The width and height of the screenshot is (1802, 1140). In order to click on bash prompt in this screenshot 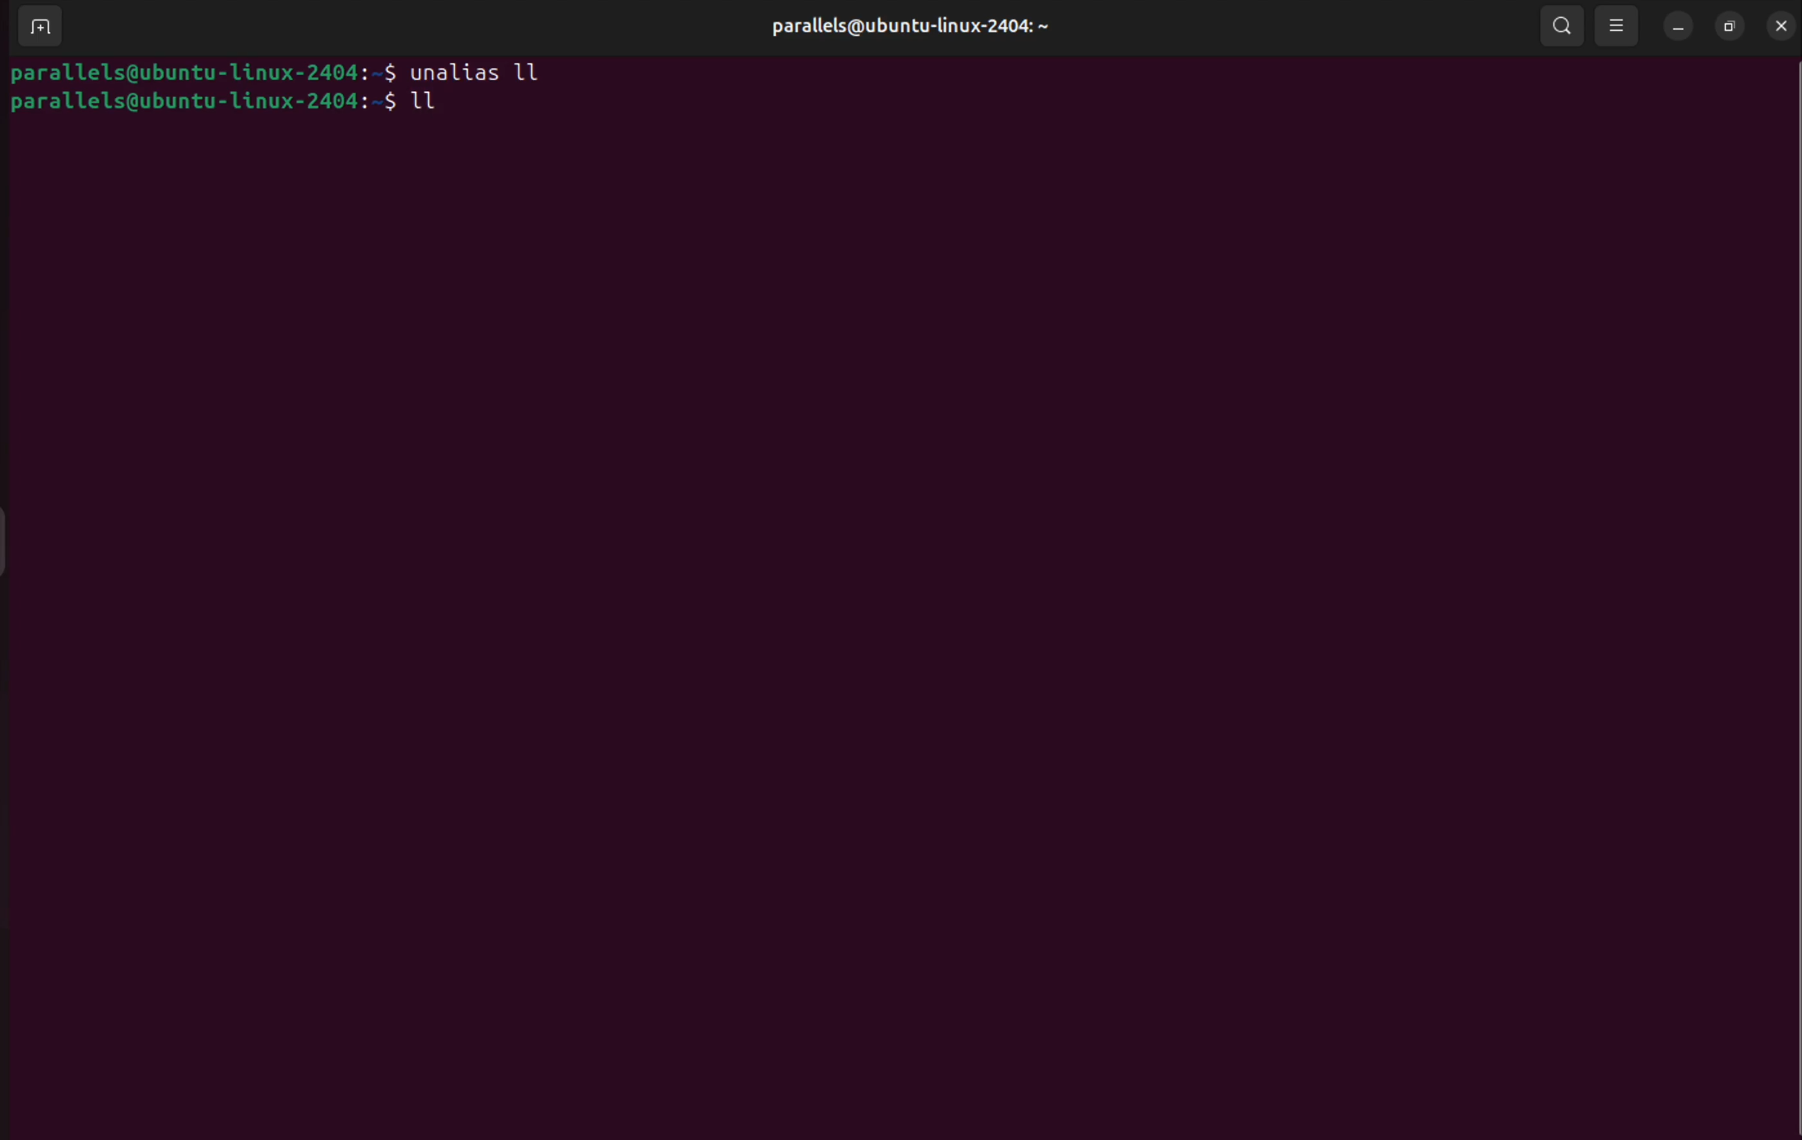, I will do `click(201, 69)`.